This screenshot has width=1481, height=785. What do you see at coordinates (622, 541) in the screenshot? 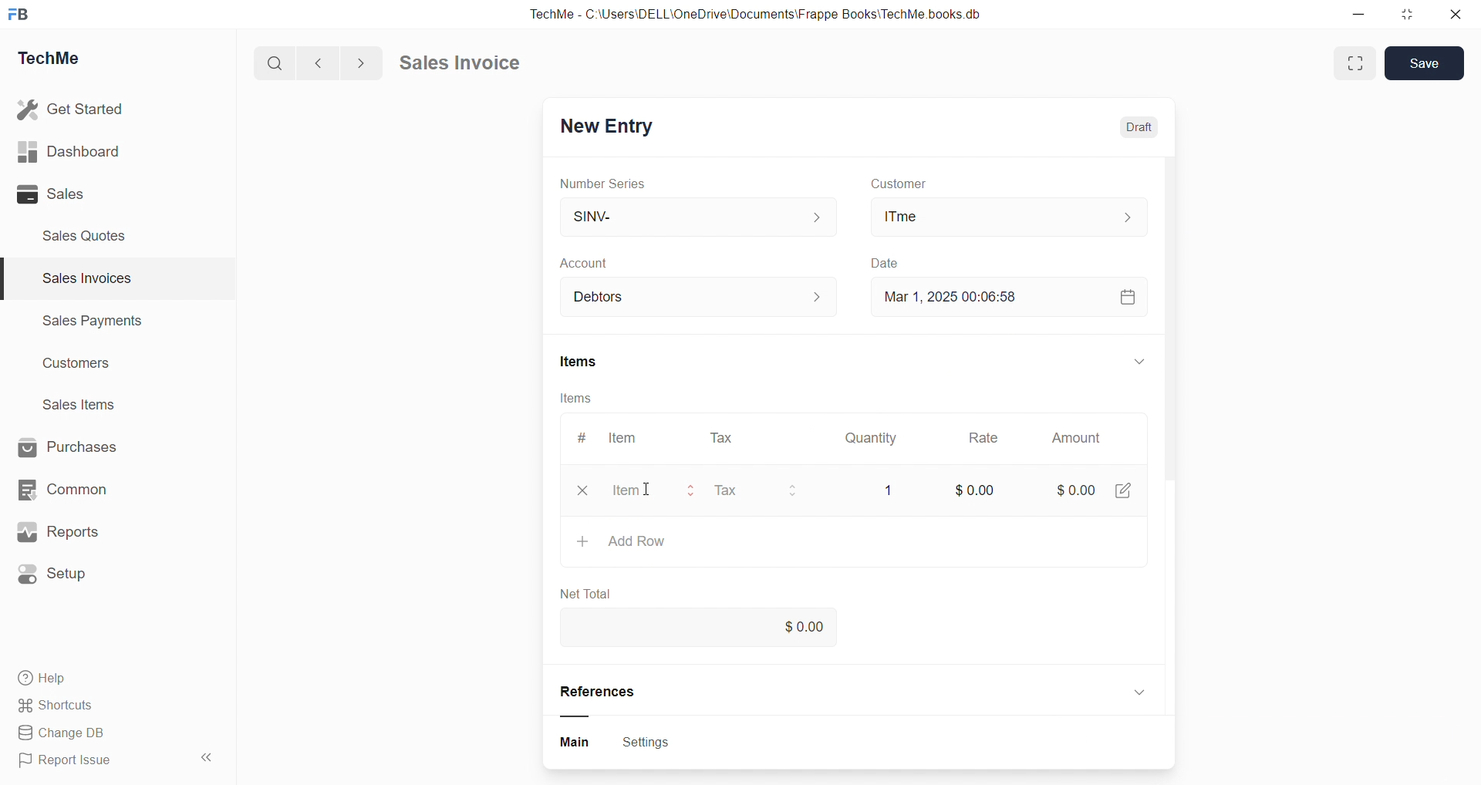
I see `+ Add Row` at bounding box center [622, 541].